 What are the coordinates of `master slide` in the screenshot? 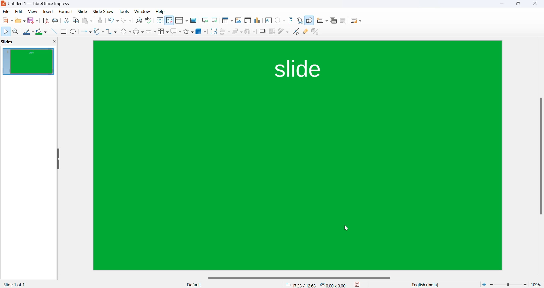 It's located at (193, 20).